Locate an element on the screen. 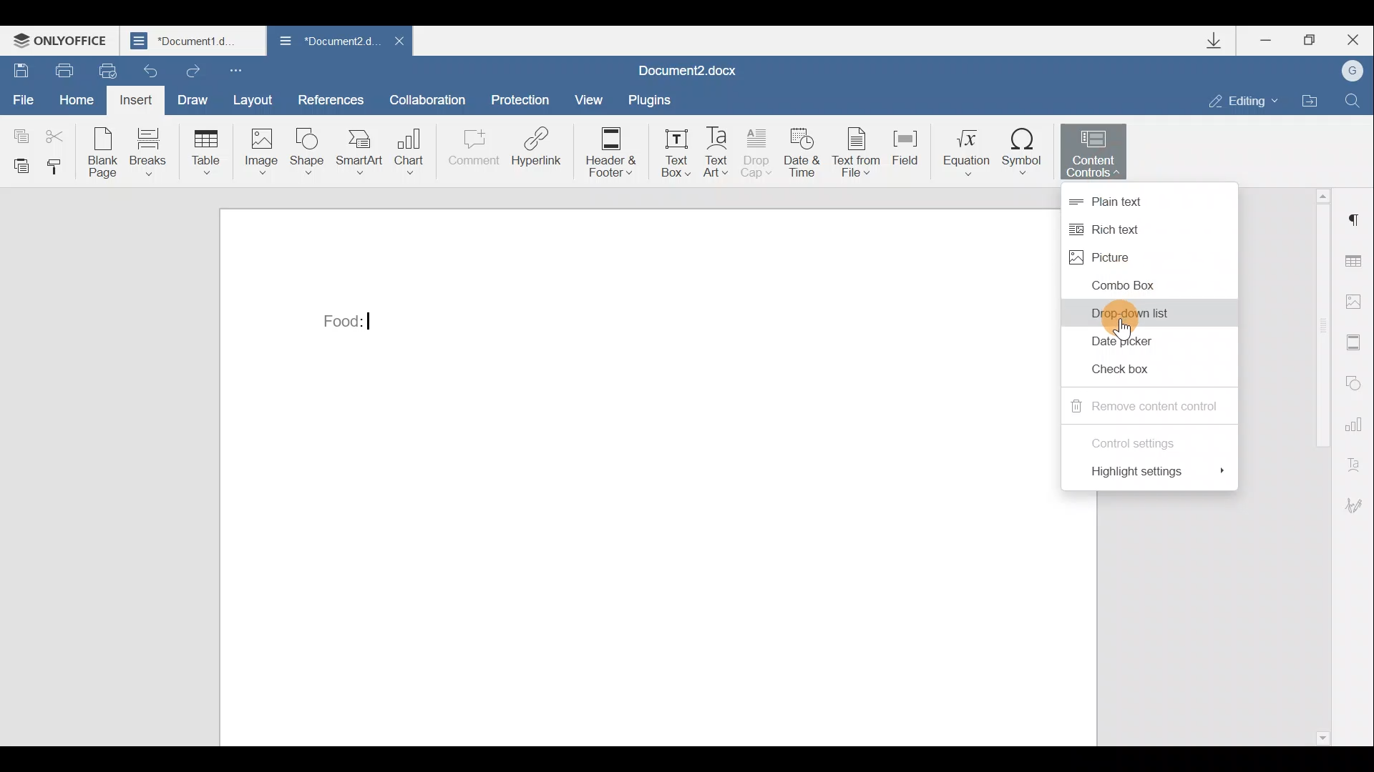 The height and width of the screenshot is (772, 1374). Chart settings is located at coordinates (1356, 422).